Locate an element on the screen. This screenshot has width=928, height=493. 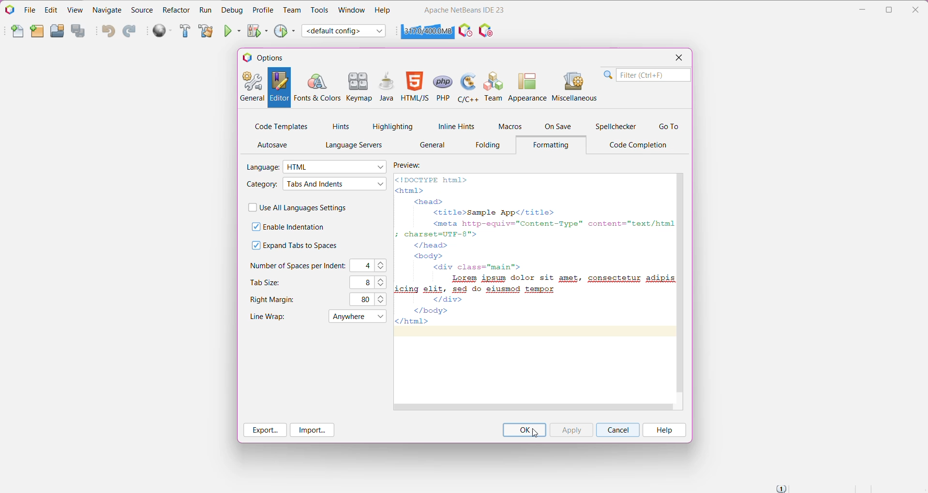
Editor is located at coordinates (279, 87).